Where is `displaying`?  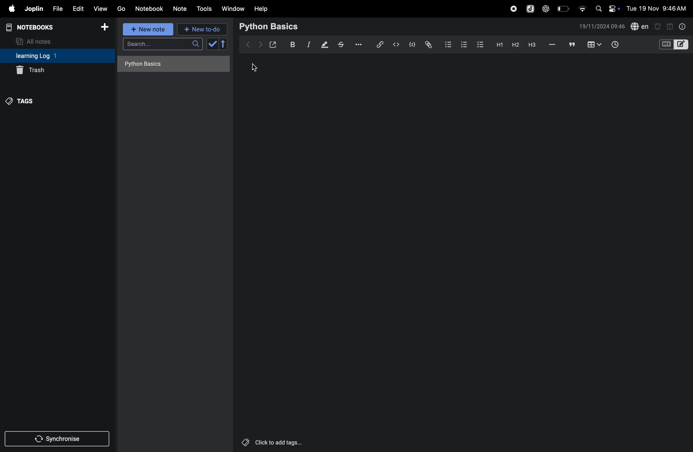 displaying is located at coordinates (325, 45).